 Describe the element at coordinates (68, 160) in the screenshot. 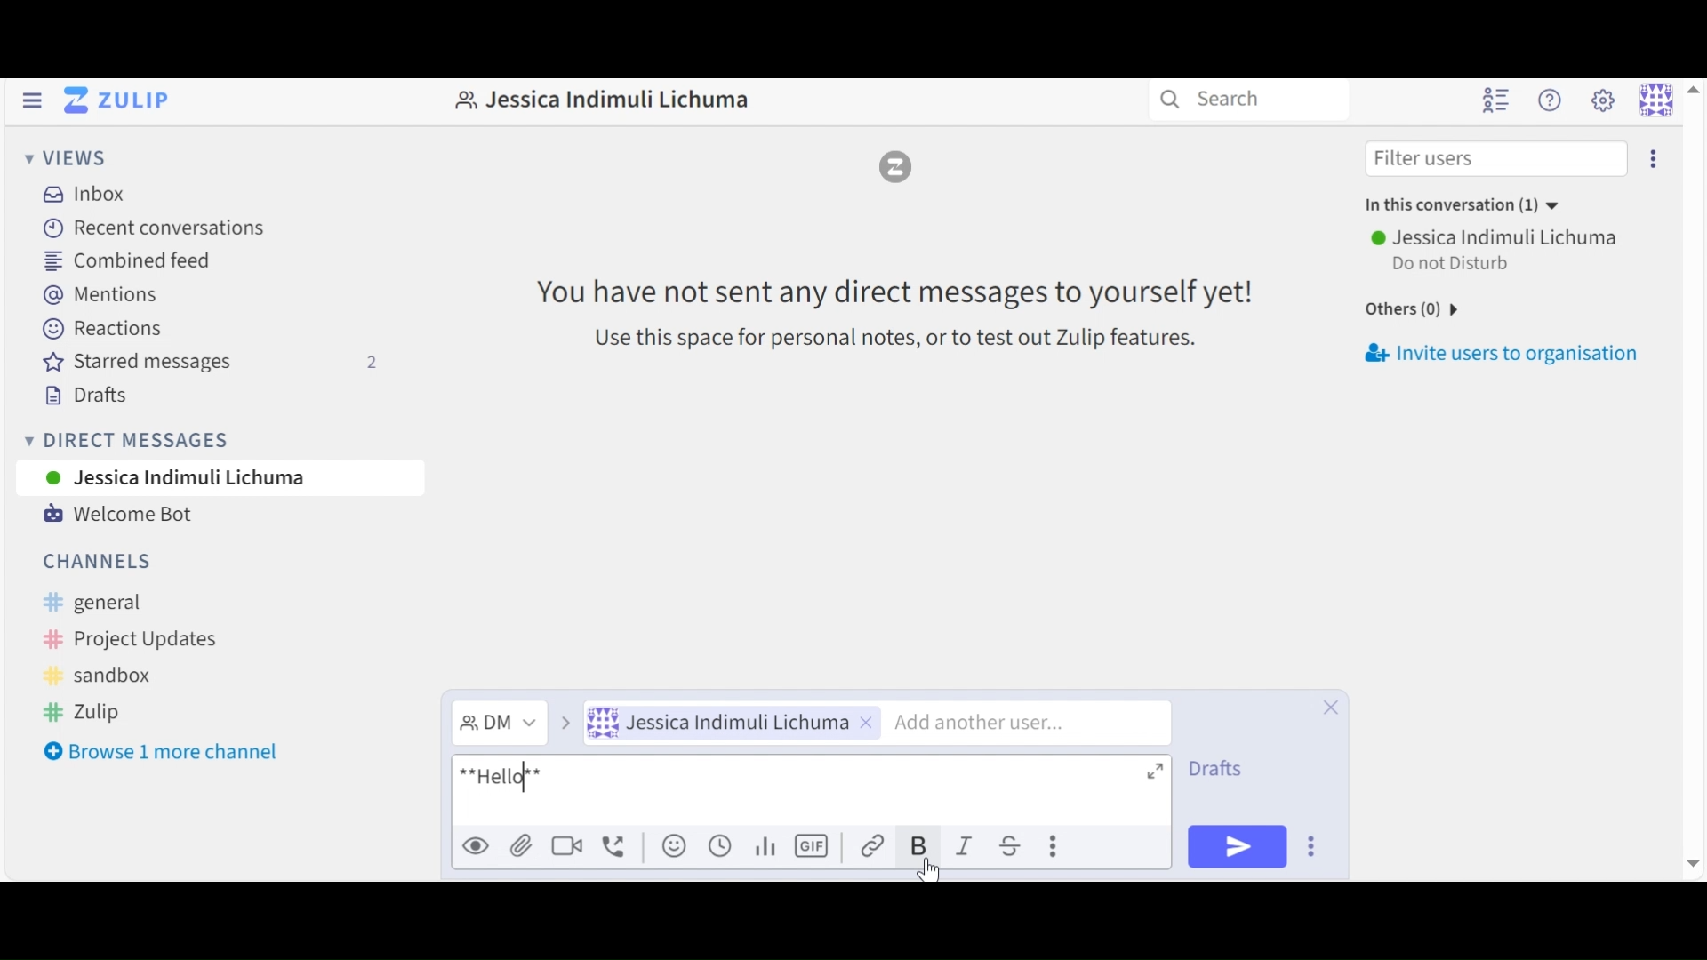

I see `Views` at that location.